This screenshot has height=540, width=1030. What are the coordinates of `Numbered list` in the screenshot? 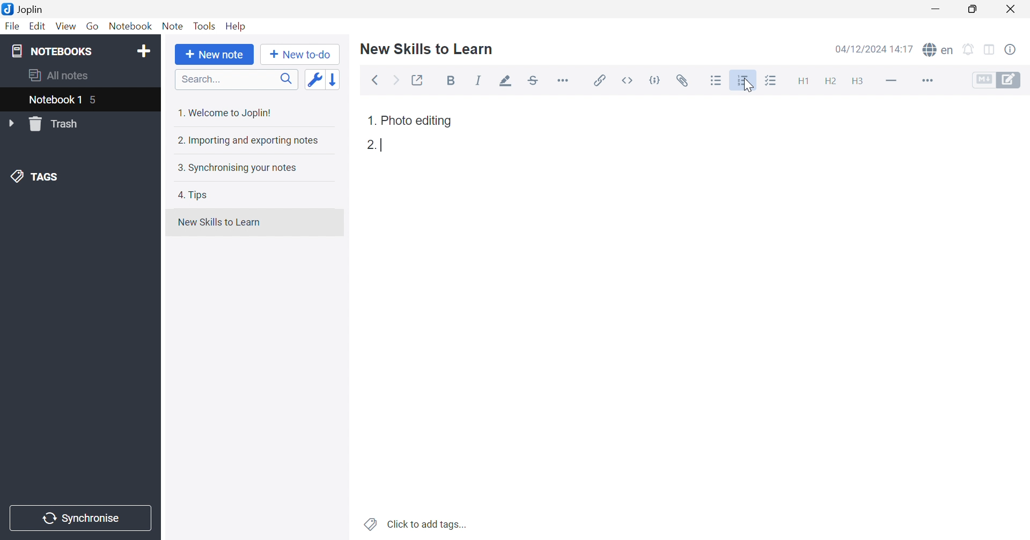 It's located at (744, 80).